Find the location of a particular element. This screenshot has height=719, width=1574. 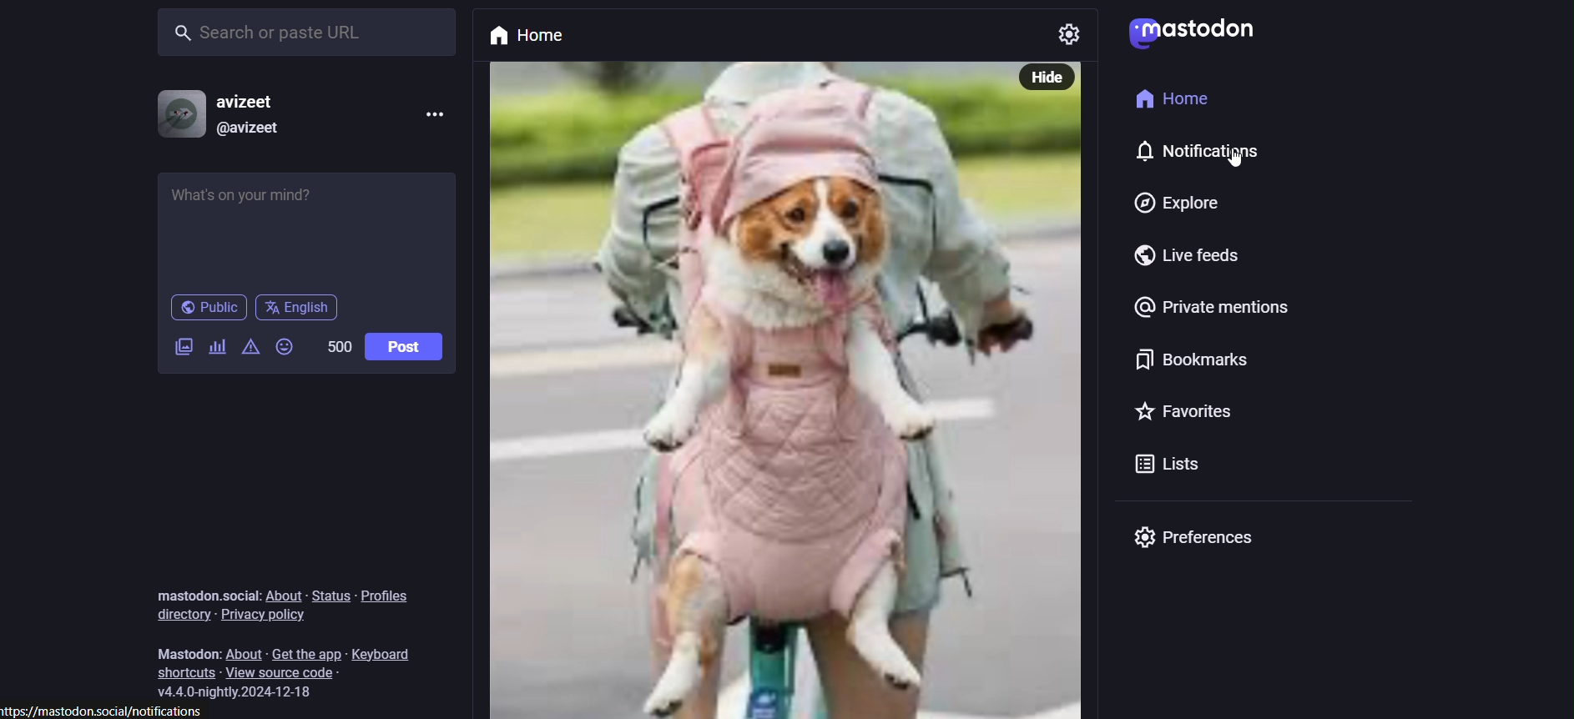

hide is located at coordinates (1043, 77).